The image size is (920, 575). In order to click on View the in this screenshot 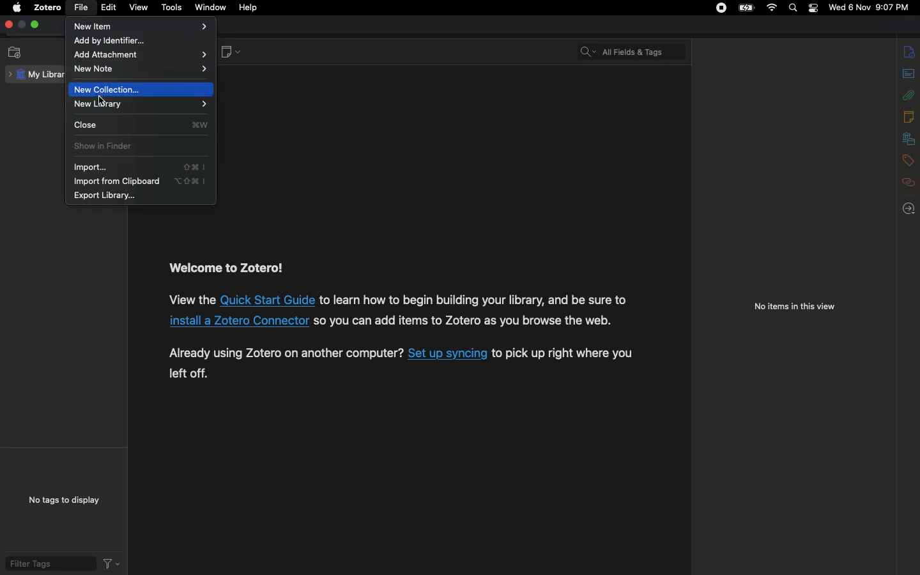, I will do `click(191, 299)`.